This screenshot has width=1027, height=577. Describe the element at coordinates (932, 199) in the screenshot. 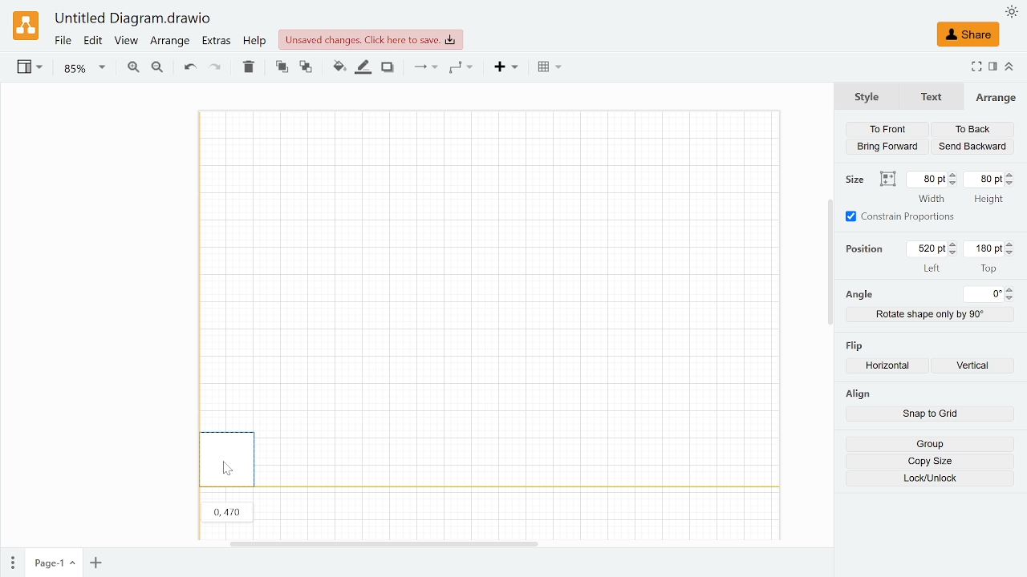

I see `width` at that location.